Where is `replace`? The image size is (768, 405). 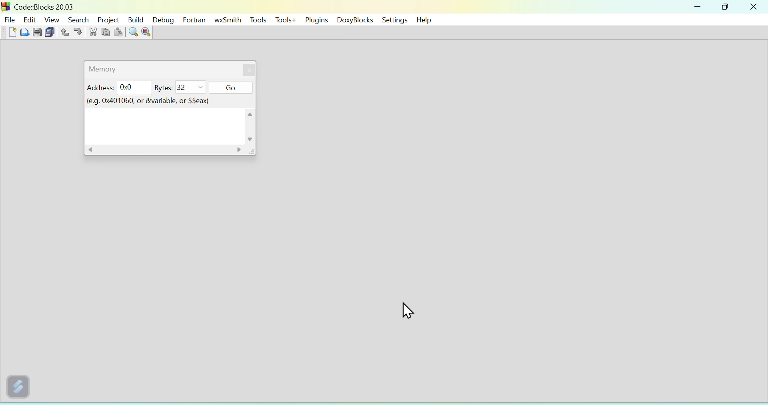 replace is located at coordinates (146, 32).